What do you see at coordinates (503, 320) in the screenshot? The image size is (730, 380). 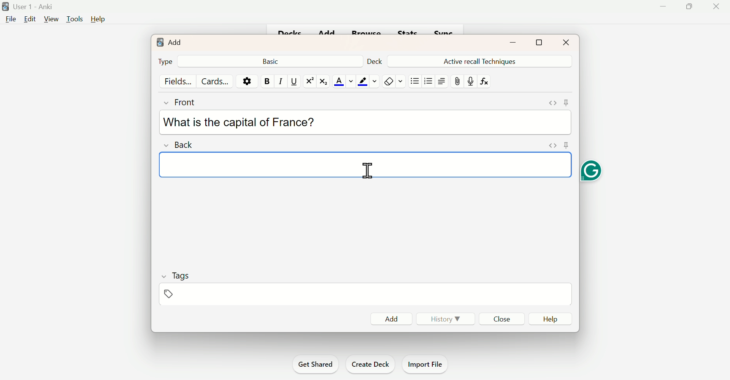 I see `Close` at bounding box center [503, 320].